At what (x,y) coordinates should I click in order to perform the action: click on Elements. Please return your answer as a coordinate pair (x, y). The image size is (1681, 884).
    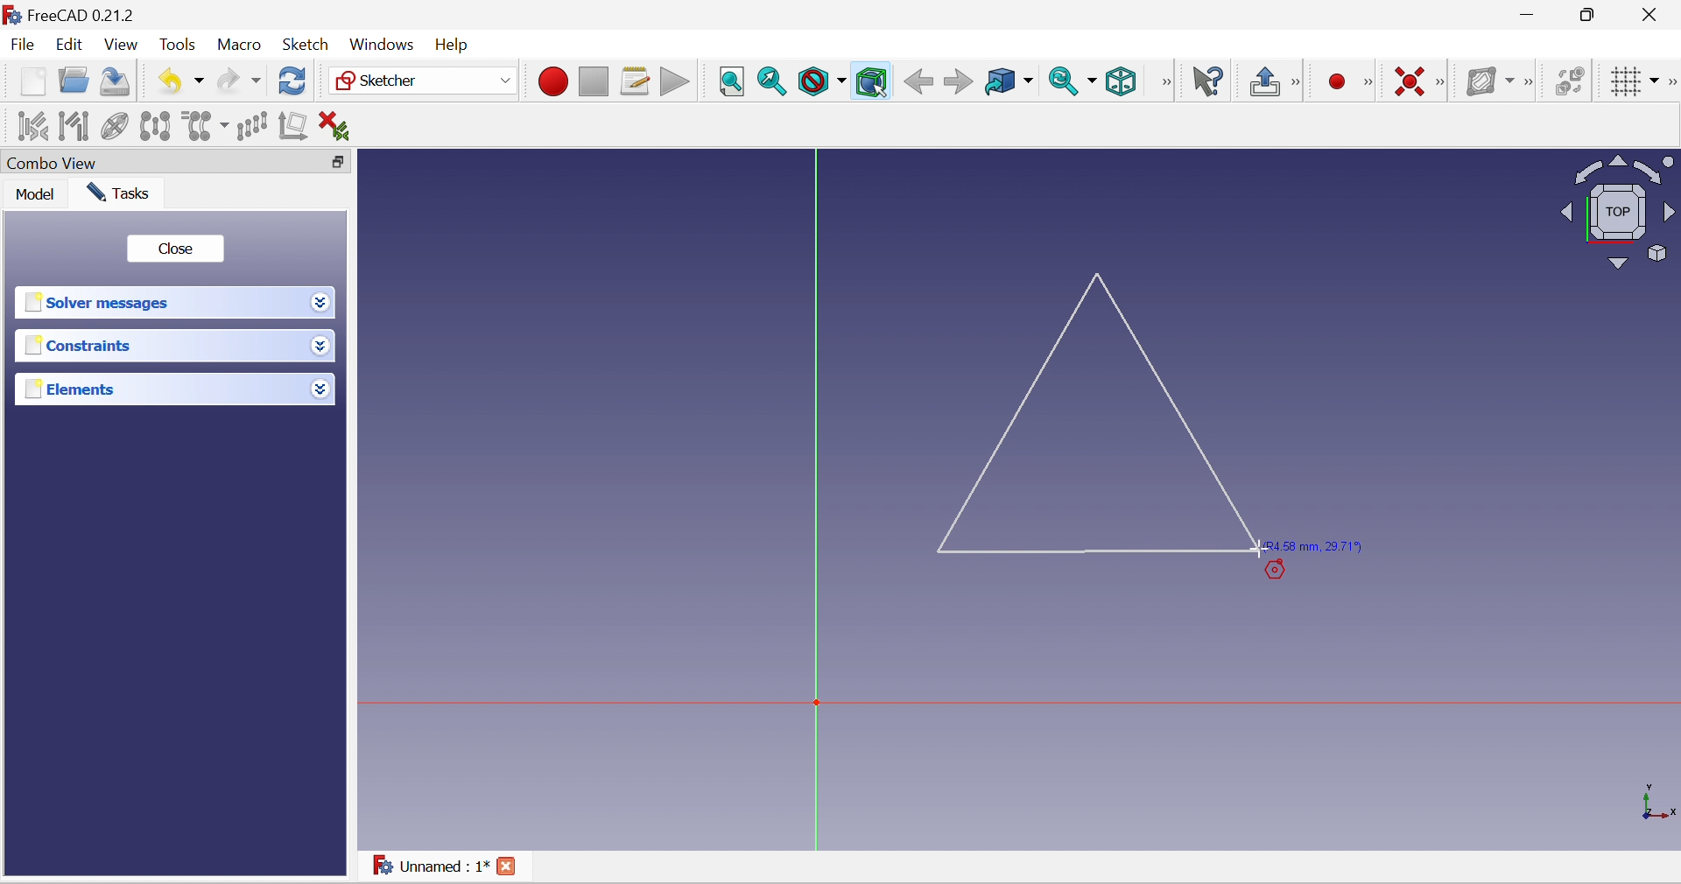
    Looking at the image, I should click on (160, 389).